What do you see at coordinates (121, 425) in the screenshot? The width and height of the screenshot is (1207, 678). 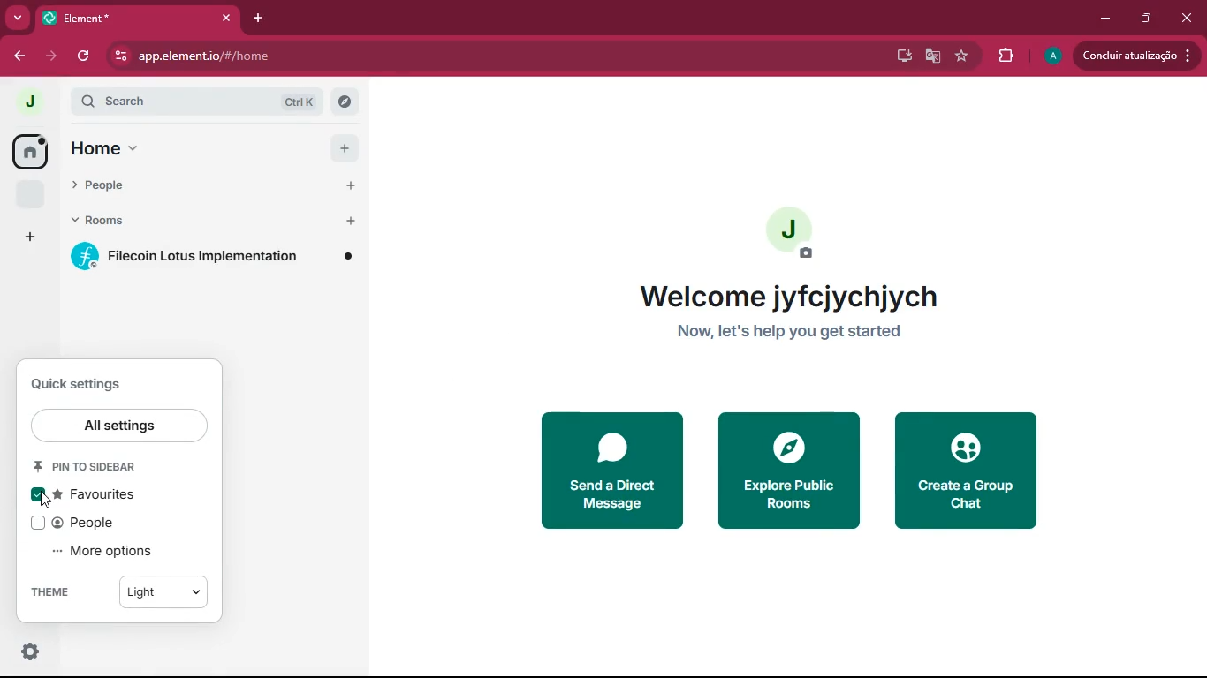 I see `all settings` at bounding box center [121, 425].